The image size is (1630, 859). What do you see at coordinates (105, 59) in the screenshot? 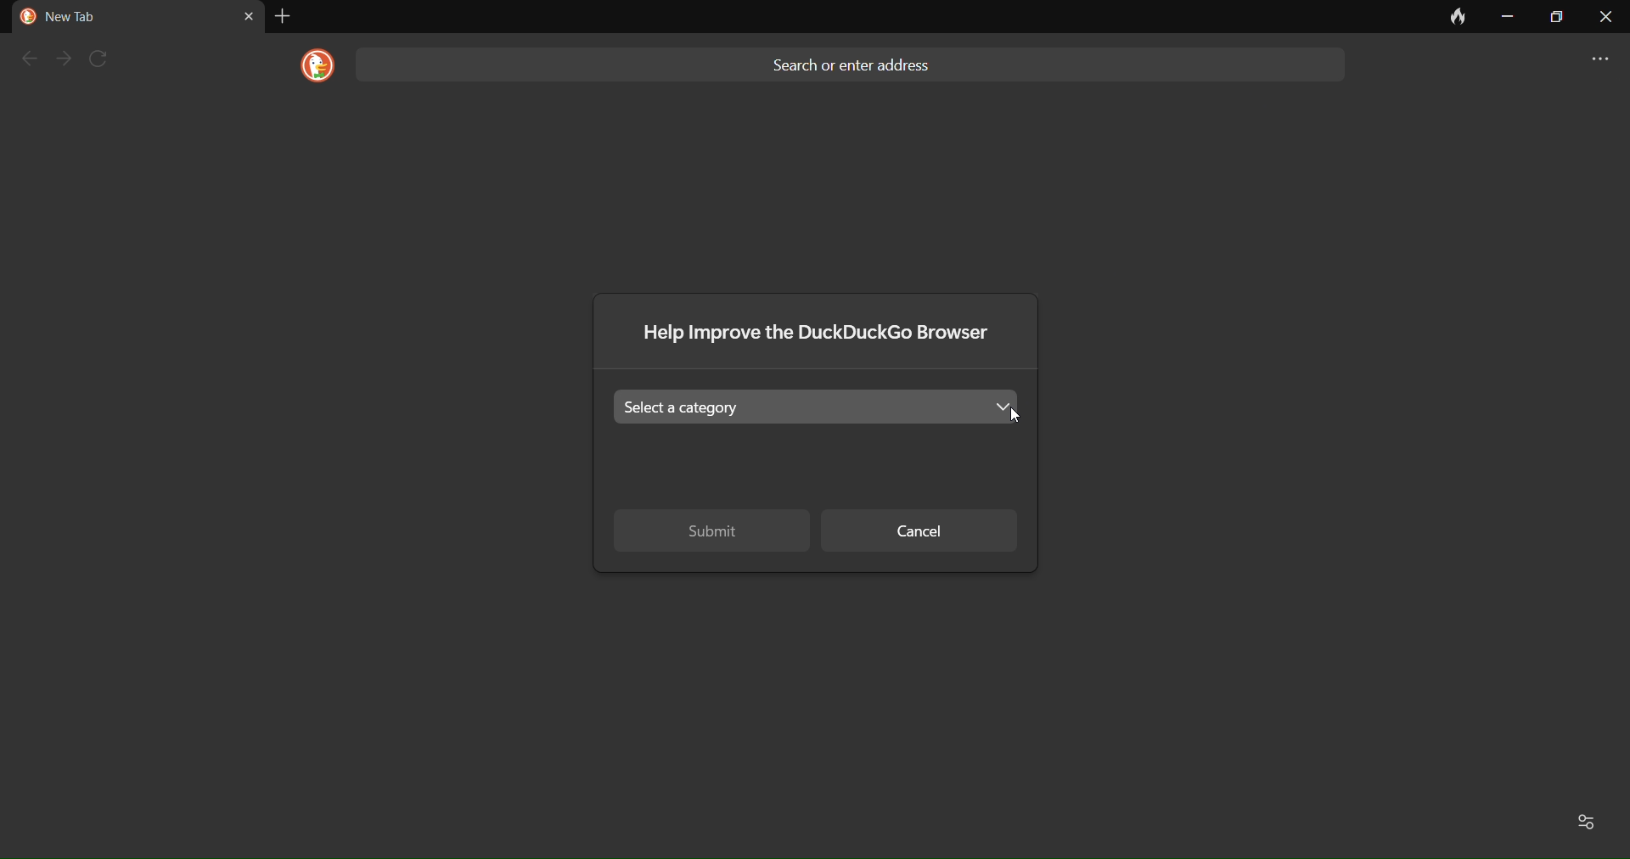
I see `refresh` at bounding box center [105, 59].